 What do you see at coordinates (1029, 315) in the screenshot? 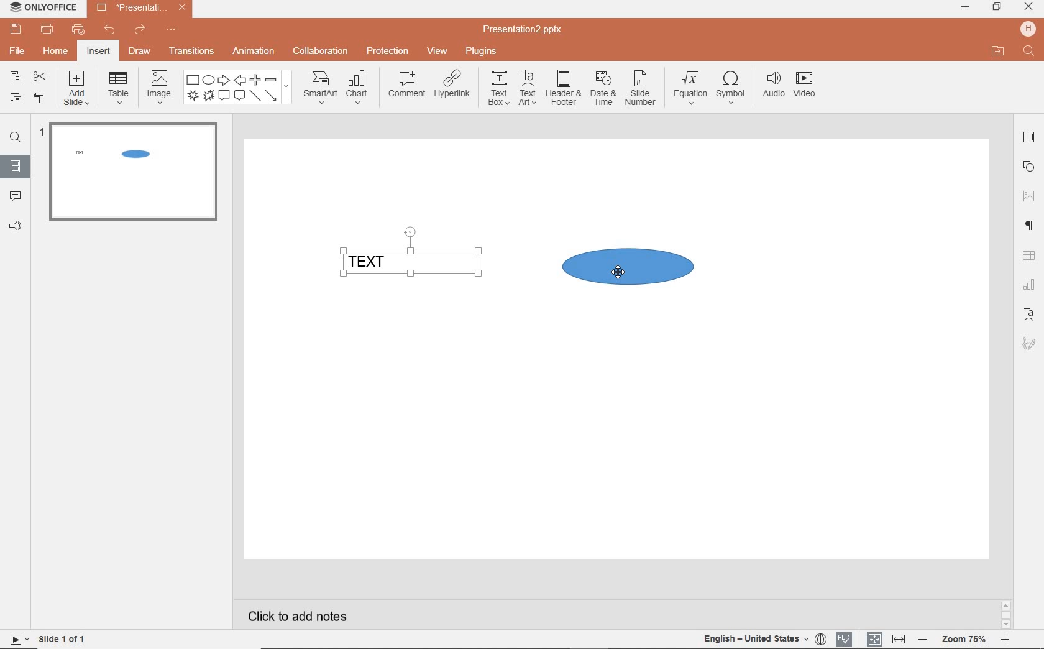
I see `TEXT ART` at bounding box center [1029, 315].